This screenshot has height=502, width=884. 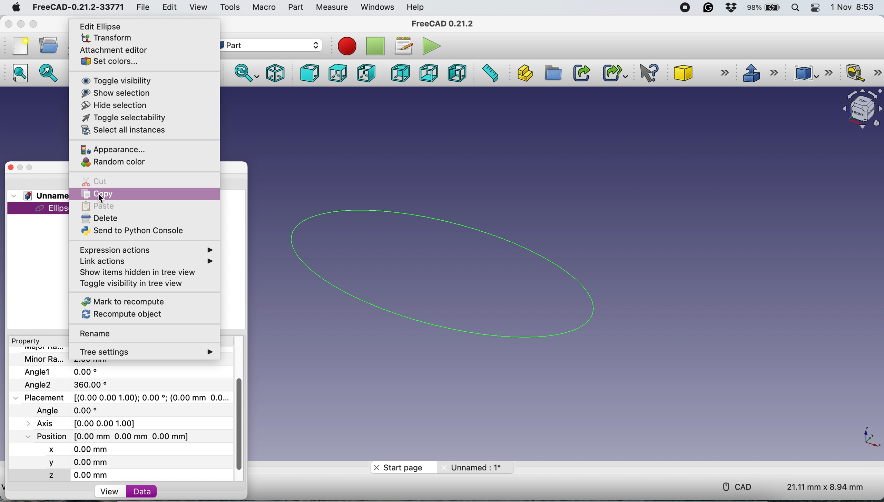 I want to click on compound tools, so click(x=811, y=73).